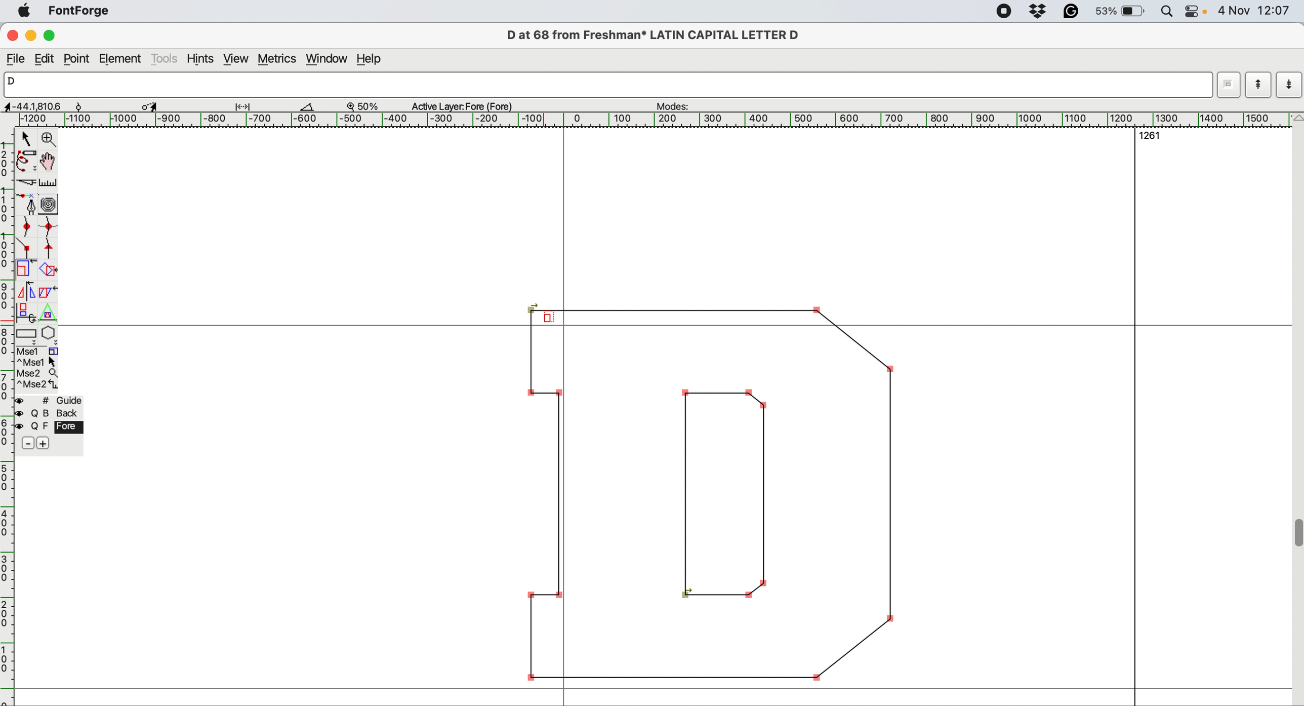 This screenshot has width=1304, height=706. What do you see at coordinates (278, 60) in the screenshot?
I see `metrics` at bounding box center [278, 60].